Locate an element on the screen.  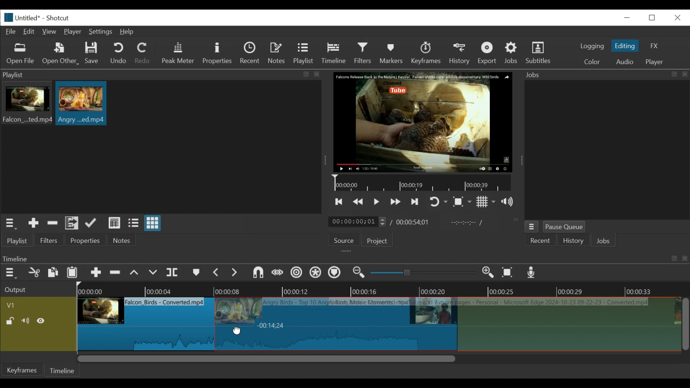
clip is located at coordinates (144, 322).